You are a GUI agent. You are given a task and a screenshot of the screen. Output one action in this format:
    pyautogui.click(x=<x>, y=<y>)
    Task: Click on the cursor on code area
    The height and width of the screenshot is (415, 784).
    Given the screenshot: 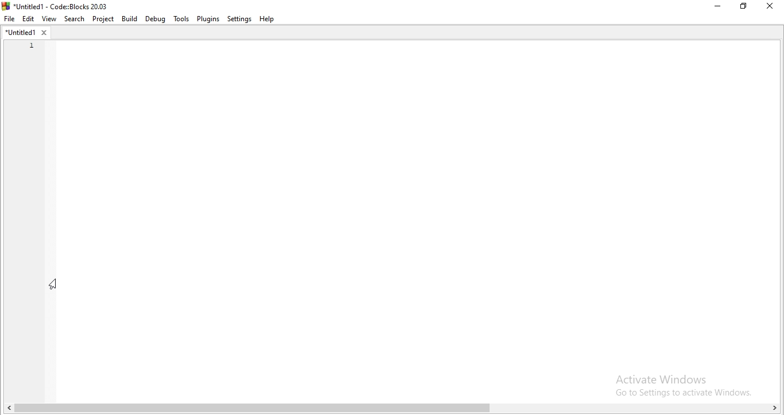 What is the action you would take?
    pyautogui.click(x=53, y=285)
    